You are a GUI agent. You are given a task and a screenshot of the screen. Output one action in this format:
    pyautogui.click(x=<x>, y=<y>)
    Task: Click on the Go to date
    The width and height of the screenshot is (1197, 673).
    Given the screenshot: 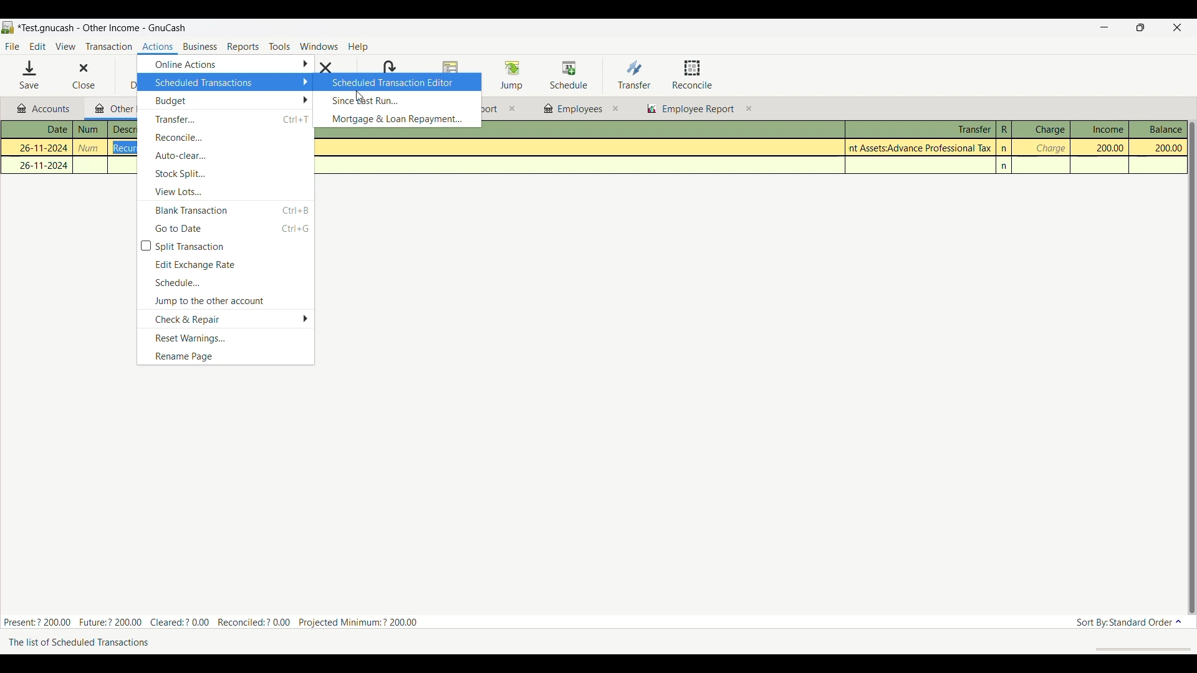 What is the action you would take?
    pyautogui.click(x=226, y=229)
    